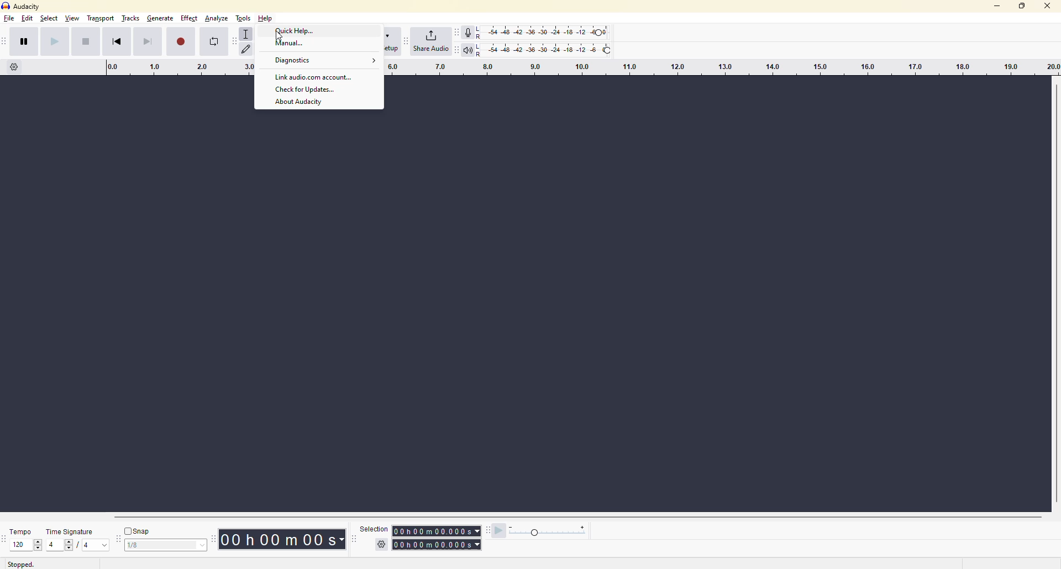  Describe the element at coordinates (375, 526) in the screenshot. I see `selection` at that location.